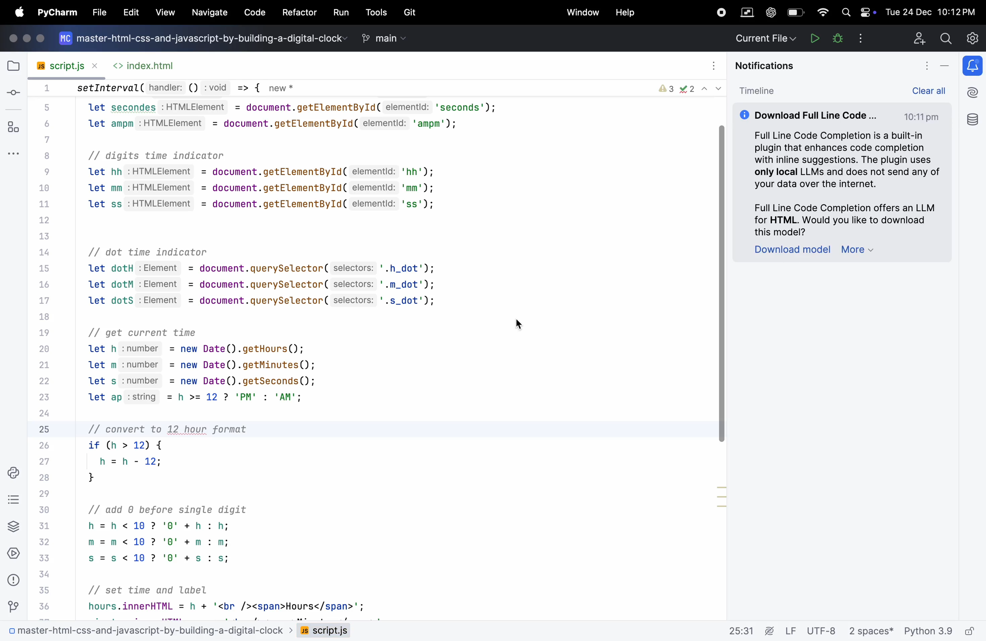 This screenshot has height=641, width=986. I want to click on notifications, so click(918, 65).